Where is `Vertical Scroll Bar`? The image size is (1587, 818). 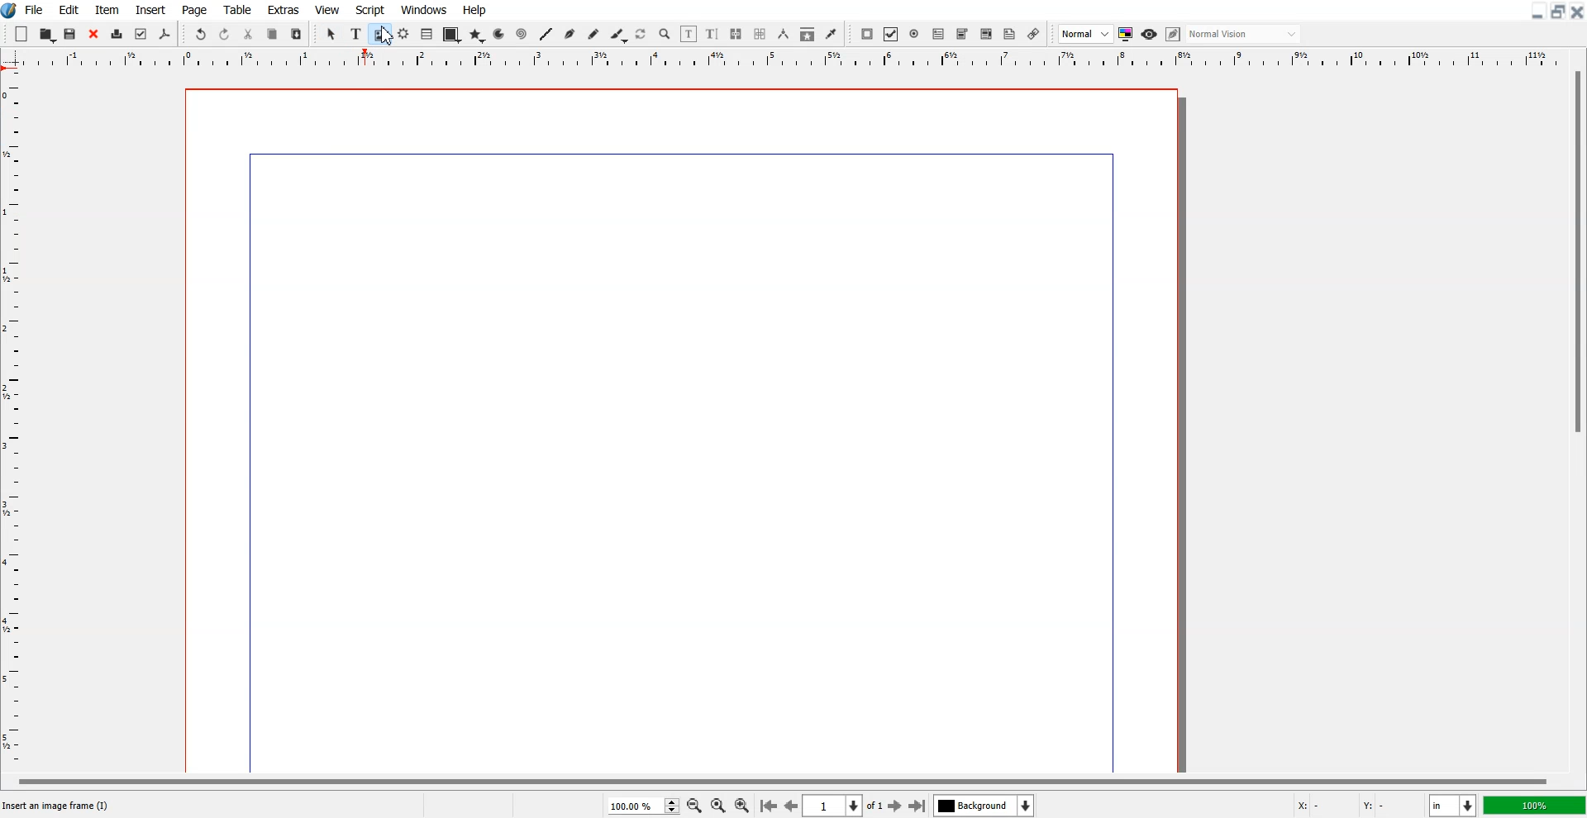 Vertical Scroll Bar is located at coordinates (1575, 418).